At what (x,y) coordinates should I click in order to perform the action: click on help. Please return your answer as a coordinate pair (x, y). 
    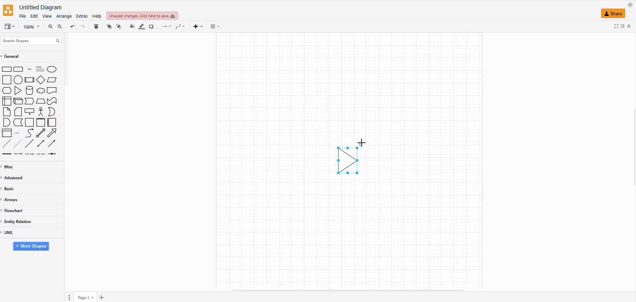
    Looking at the image, I should click on (97, 17).